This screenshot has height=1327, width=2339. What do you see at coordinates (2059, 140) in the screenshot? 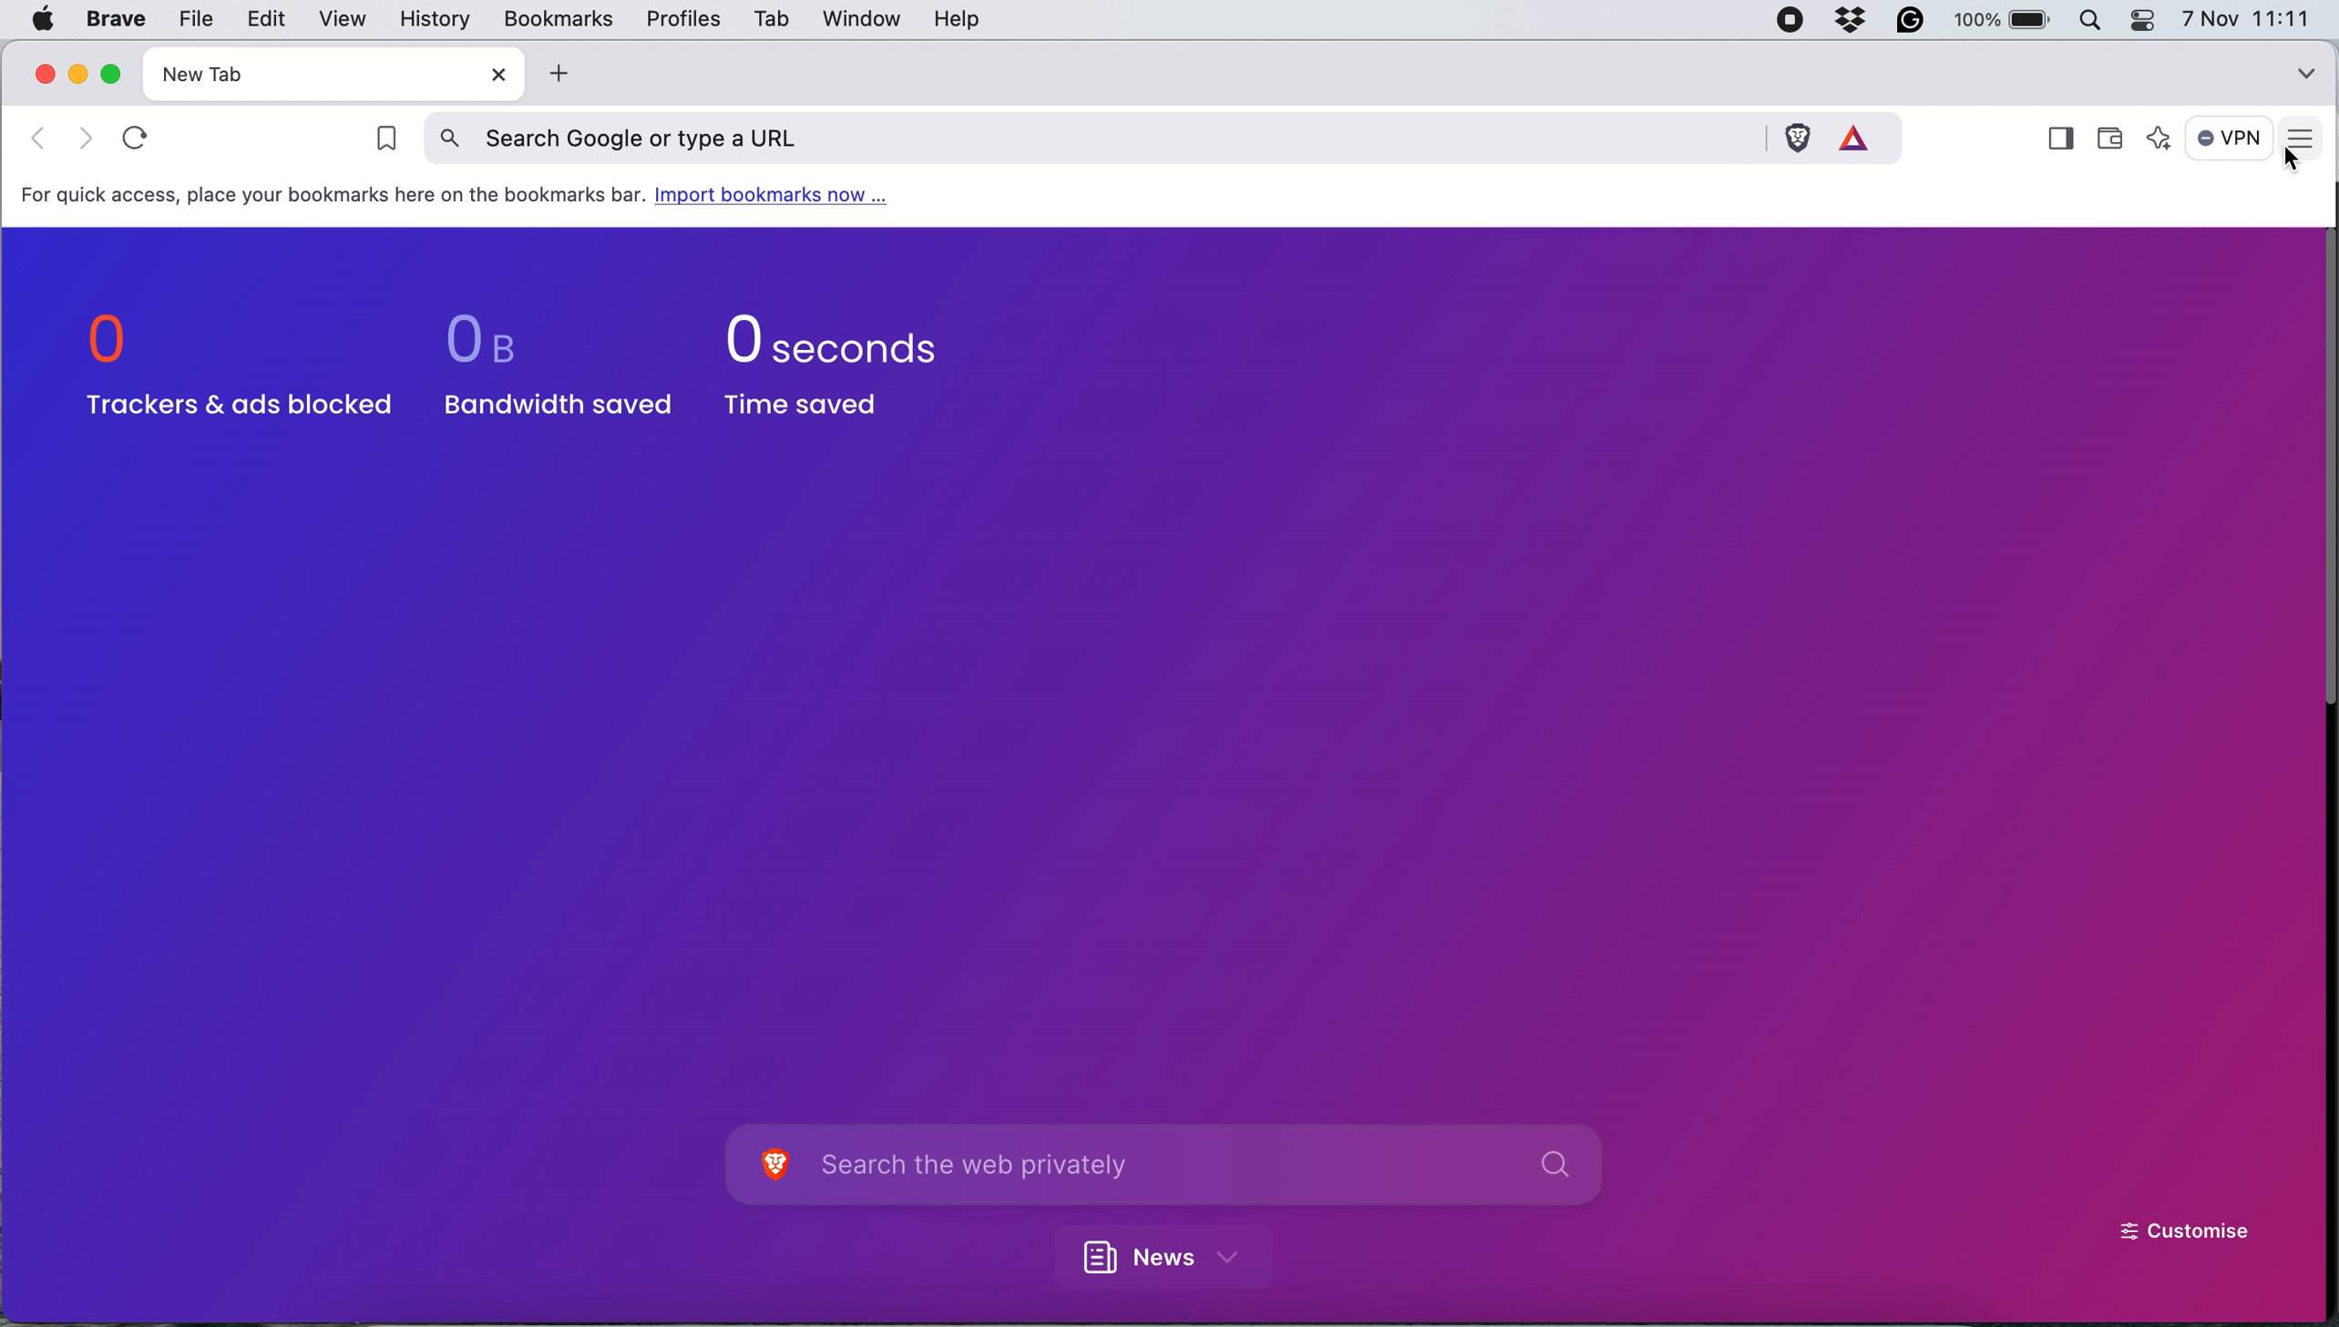
I see `show sidebar` at bounding box center [2059, 140].